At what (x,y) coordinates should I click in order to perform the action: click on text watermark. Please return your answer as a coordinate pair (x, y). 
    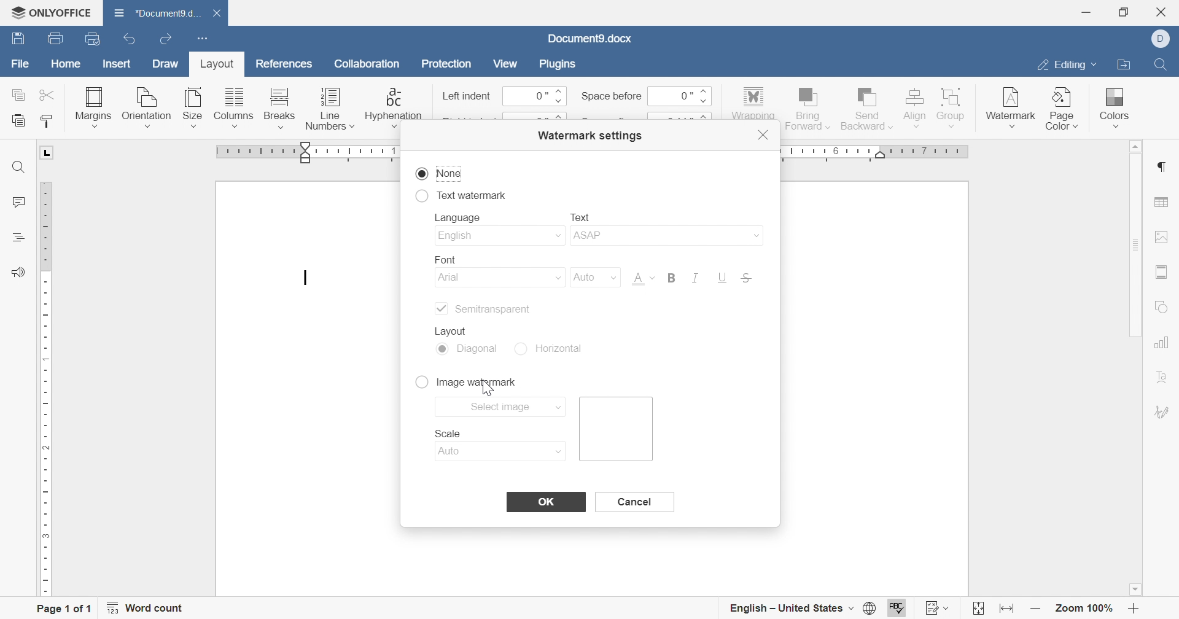
    Looking at the image, I should click on (461, 193).